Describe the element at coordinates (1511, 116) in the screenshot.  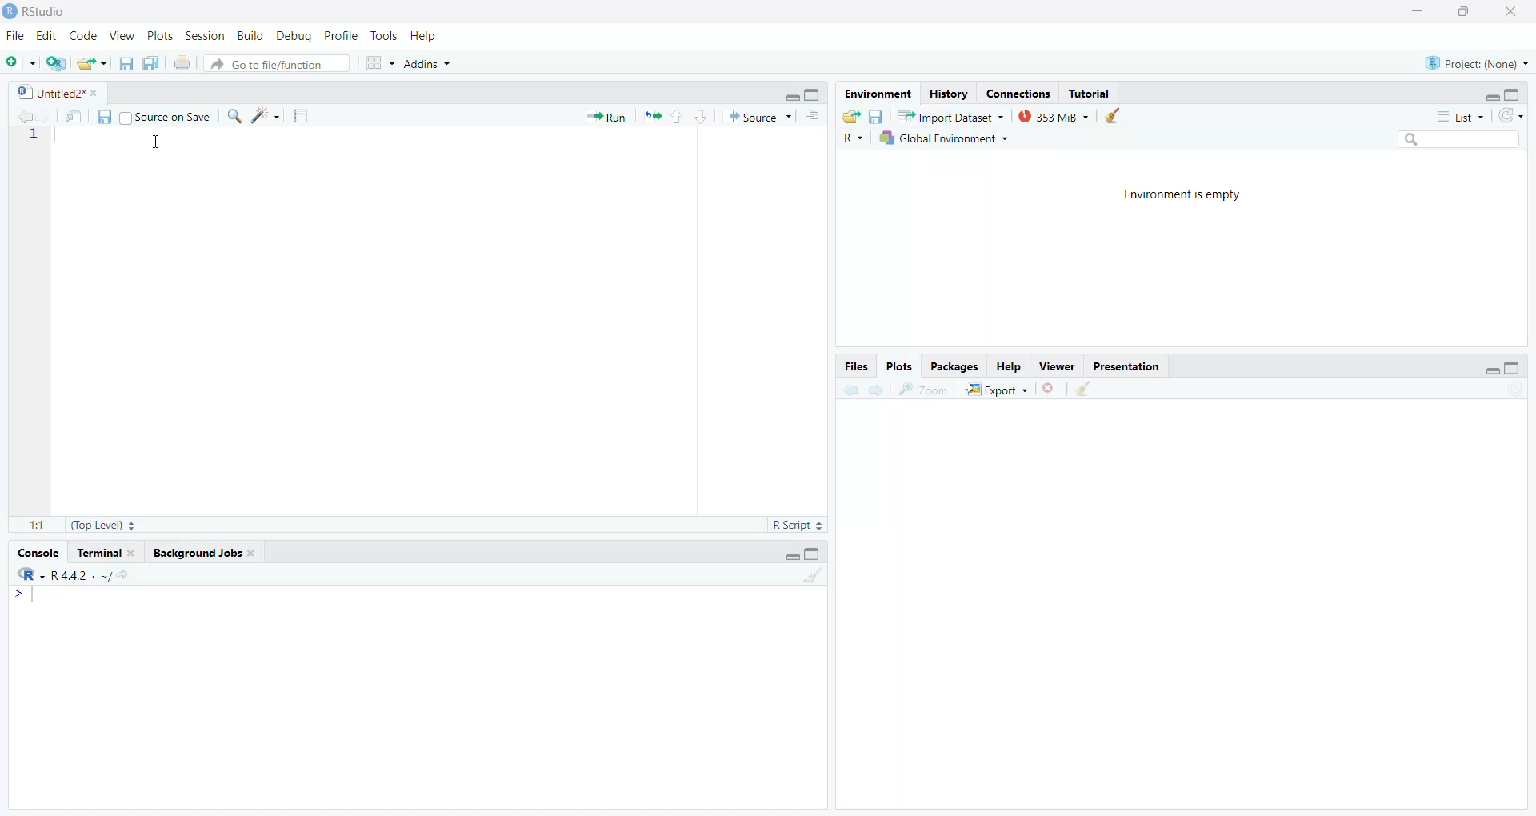
I see `refresh` at that location.